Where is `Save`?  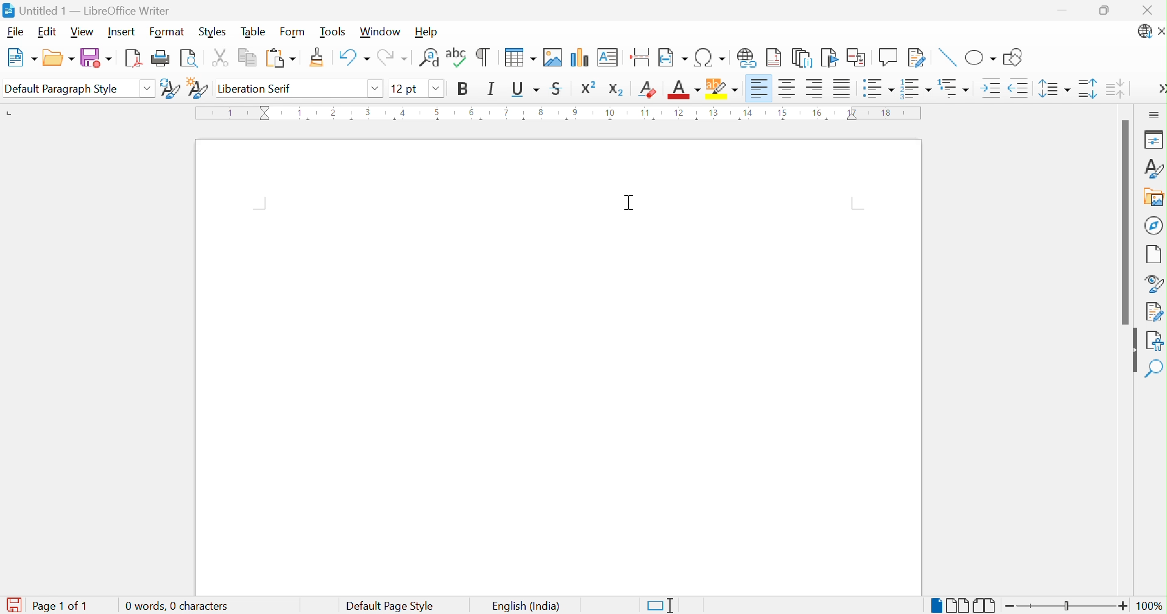 Save is located at coordinates (98, 58).